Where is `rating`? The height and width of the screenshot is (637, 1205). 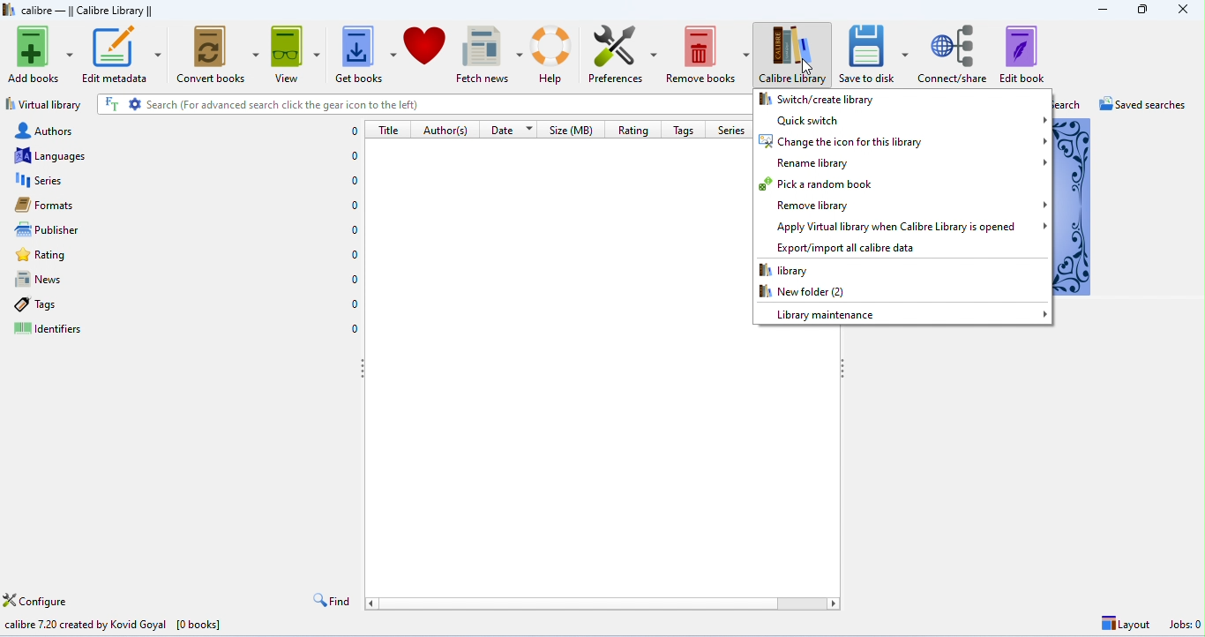 rating is located at coordinates (185, 255).